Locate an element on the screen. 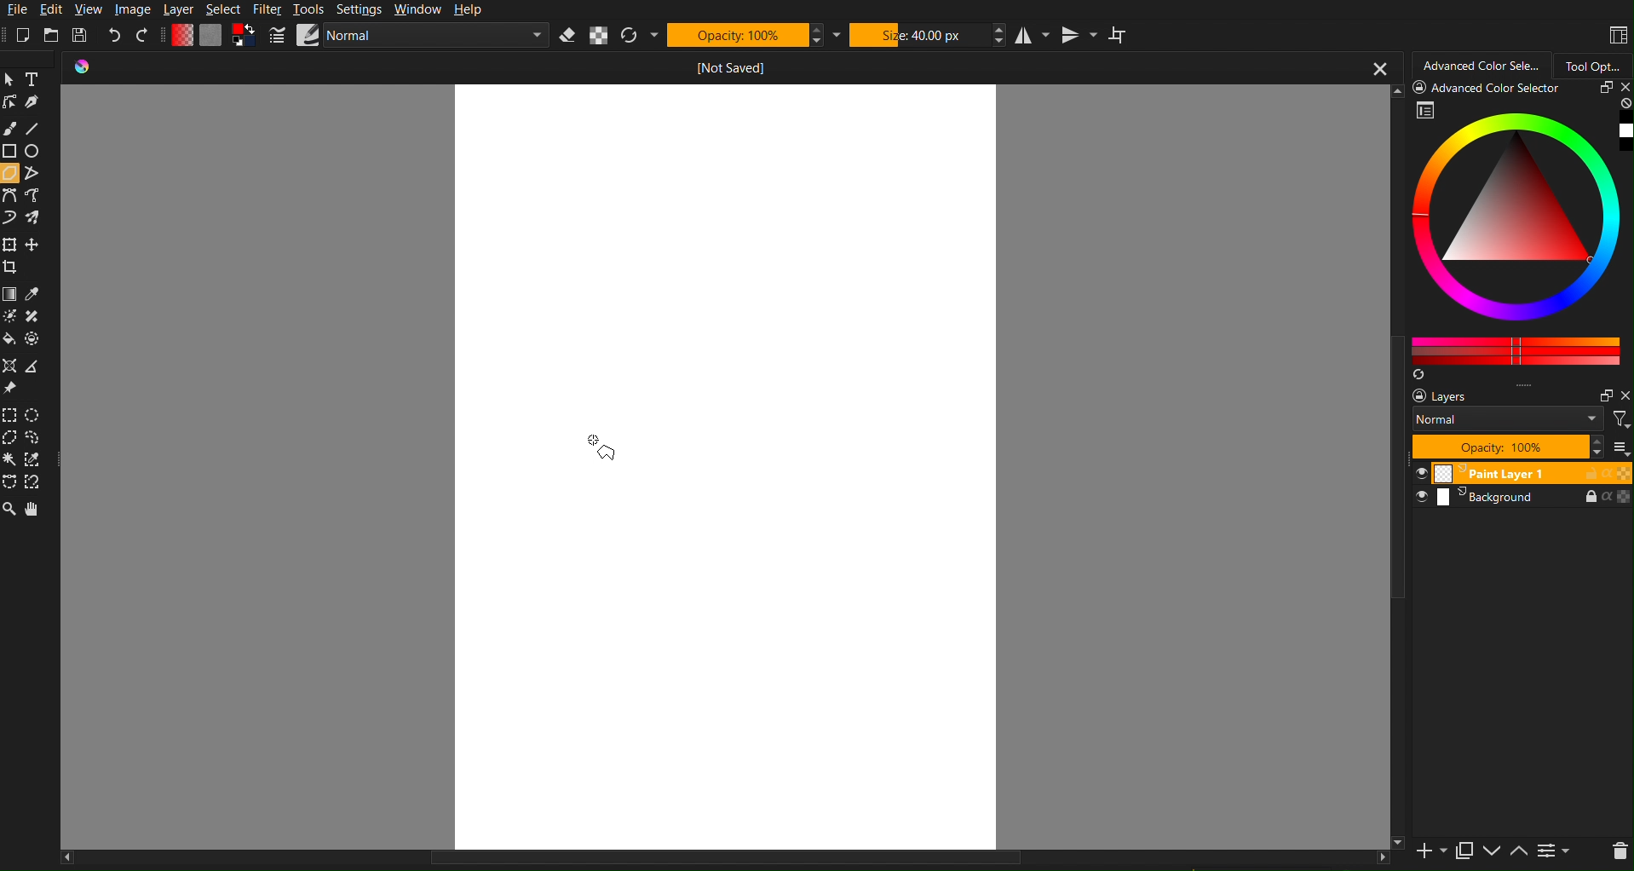 This screenshot has height=871, width=1634. smart patch tool is located at coordinates (35, 314).